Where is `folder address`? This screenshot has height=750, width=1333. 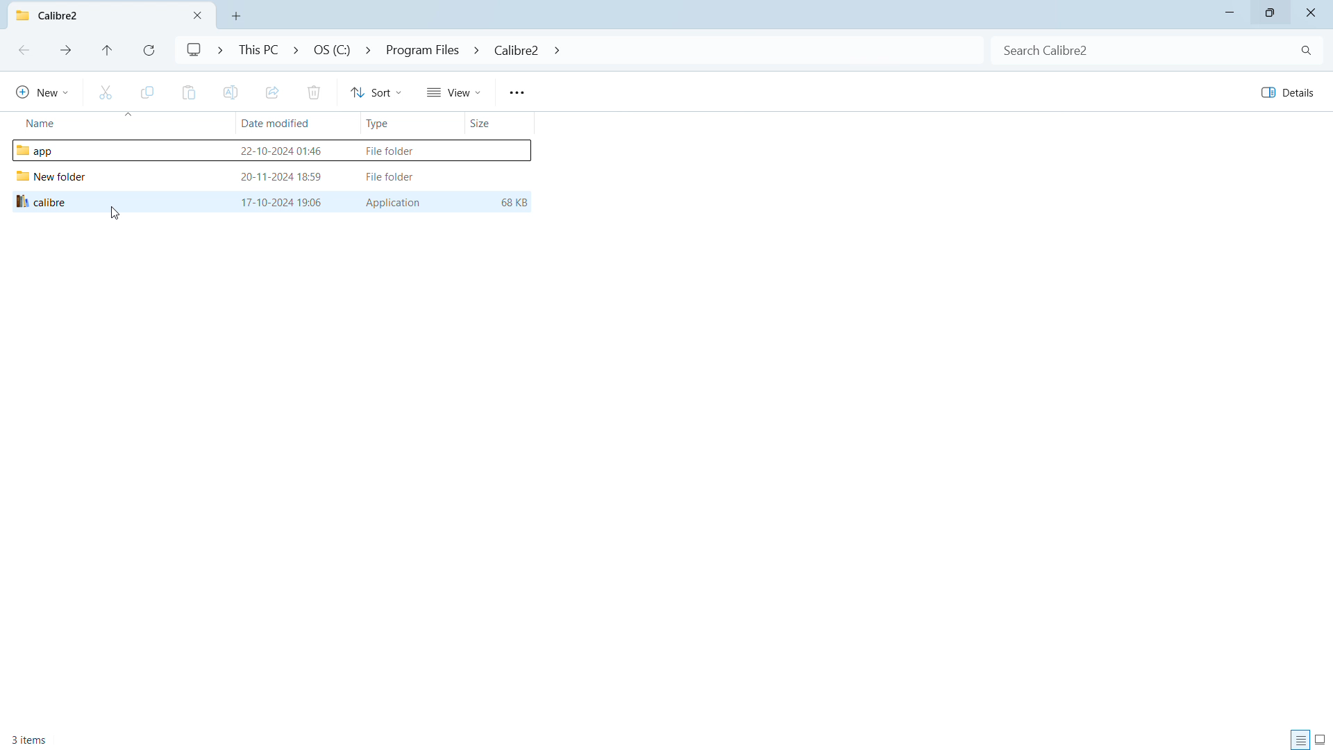
folder address is located at coordinates (579, 50).